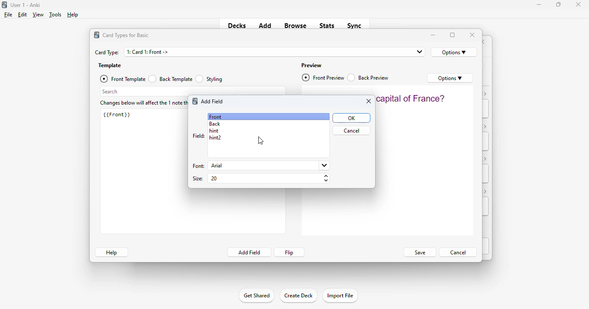 This screenshot has height=309, width=589. What do you see at coordinates (453, 35) in the screenshot?
I see `maximize` at bounding box center [453, 35].